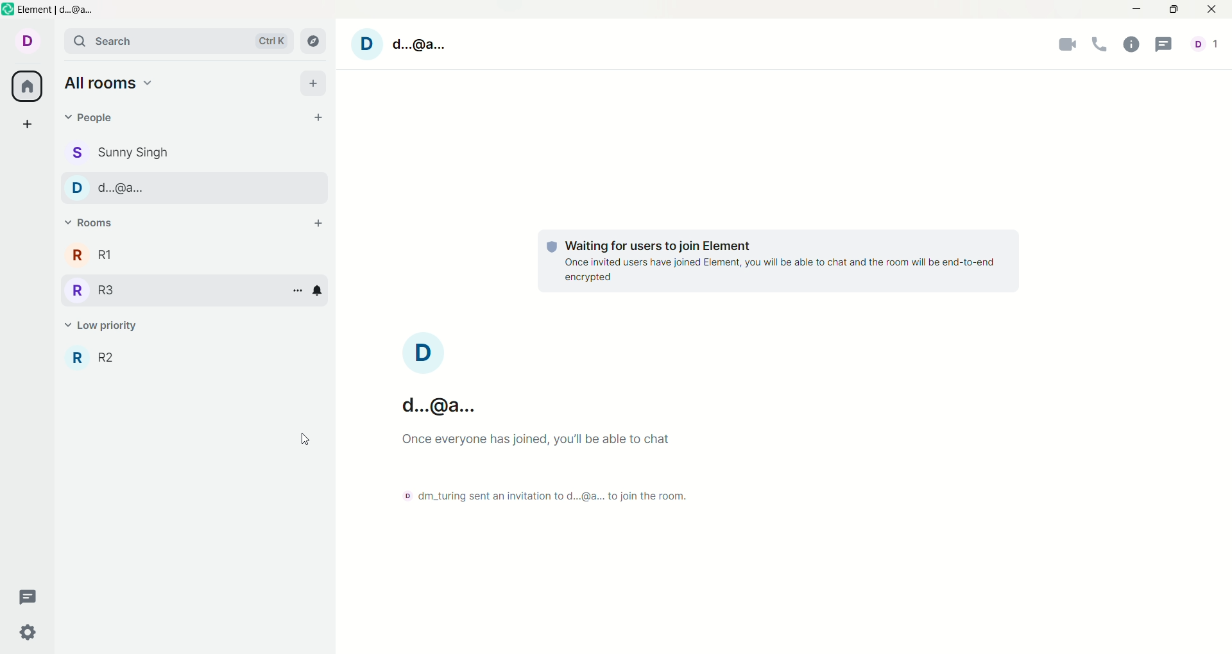  Describe the element at coordinates (316, 40) in the screenshot. I see `explore rooms` at that location.